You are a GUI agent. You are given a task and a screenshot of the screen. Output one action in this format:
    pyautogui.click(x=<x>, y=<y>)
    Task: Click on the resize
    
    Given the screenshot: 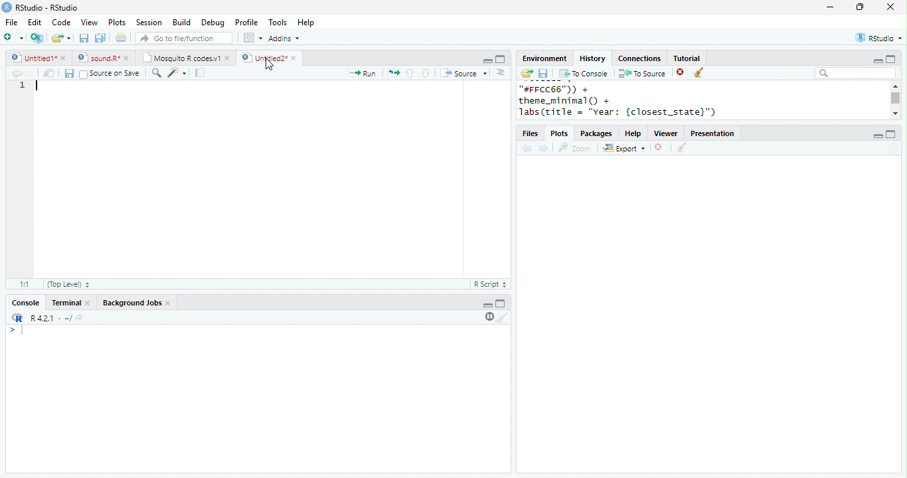 What is the action you would take?
    pyautogui.click(x=860, y=7)
    